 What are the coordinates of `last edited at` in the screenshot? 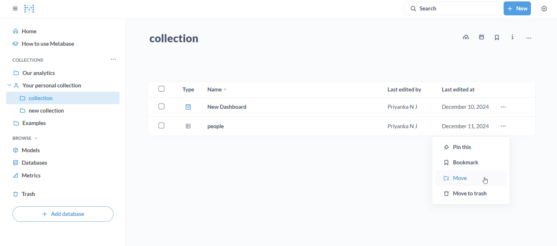 It's located at (460, 89).